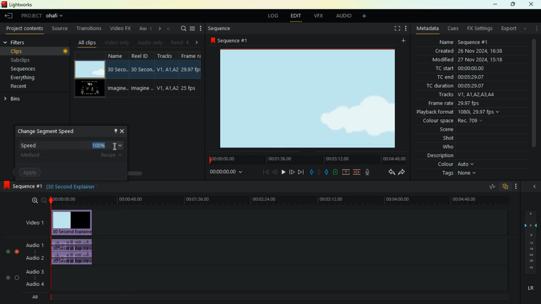 The height and width of the screenshot is (304, 541). What do you see at coordinates (526, 28) in the screenshot?
I see `add` at bounding box center [526, 28].